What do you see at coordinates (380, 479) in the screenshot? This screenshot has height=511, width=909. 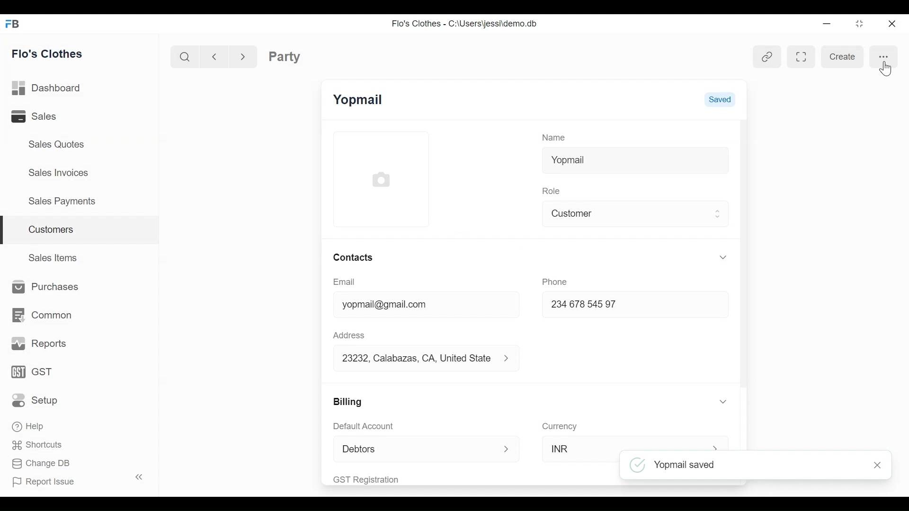 I see `GST Registration` at bounding box center [380, 479].